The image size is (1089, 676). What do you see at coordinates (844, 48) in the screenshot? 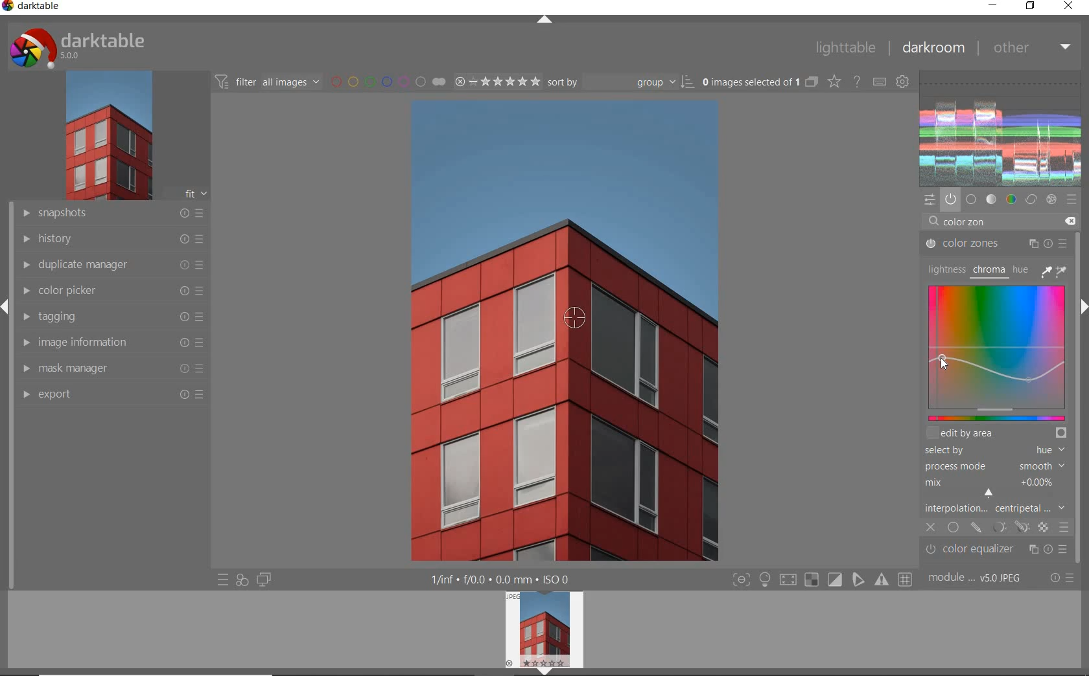
I see `lighttable` at bounding box center [844, 48].